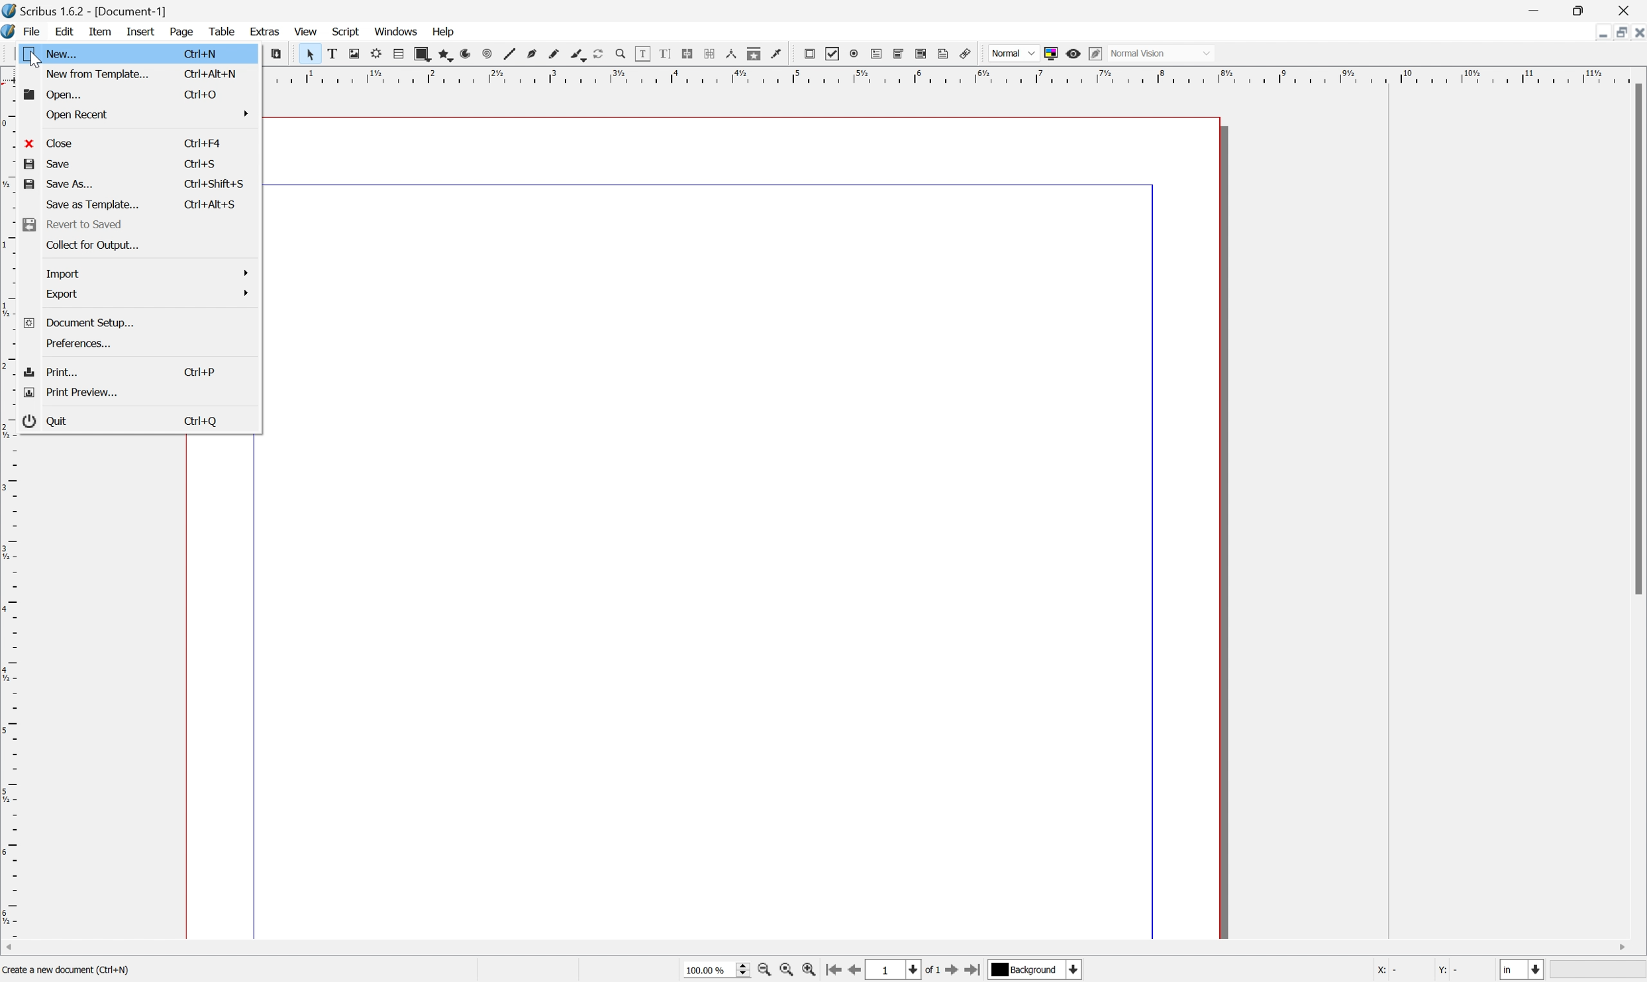 The height and width of the screenshot is (982, 1647). I want to click on Insert, so click(140, 32).